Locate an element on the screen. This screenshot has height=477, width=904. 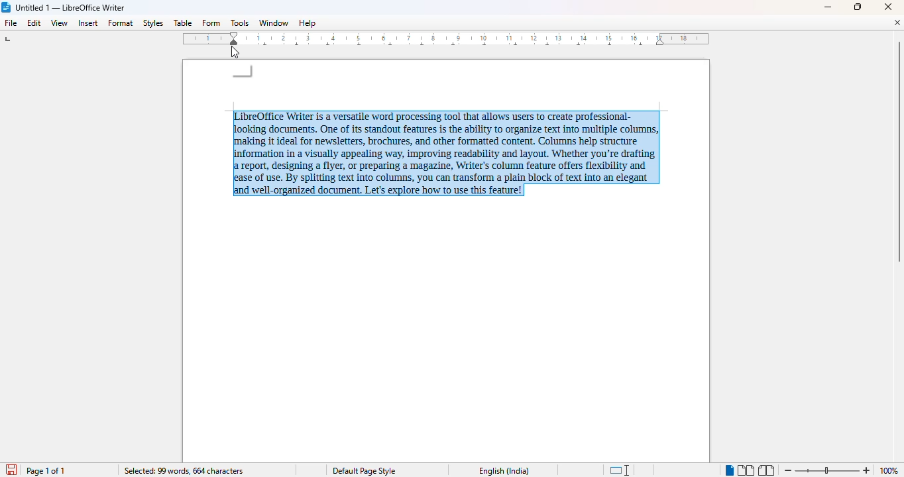
ruler is located at coordinates (447, 39).